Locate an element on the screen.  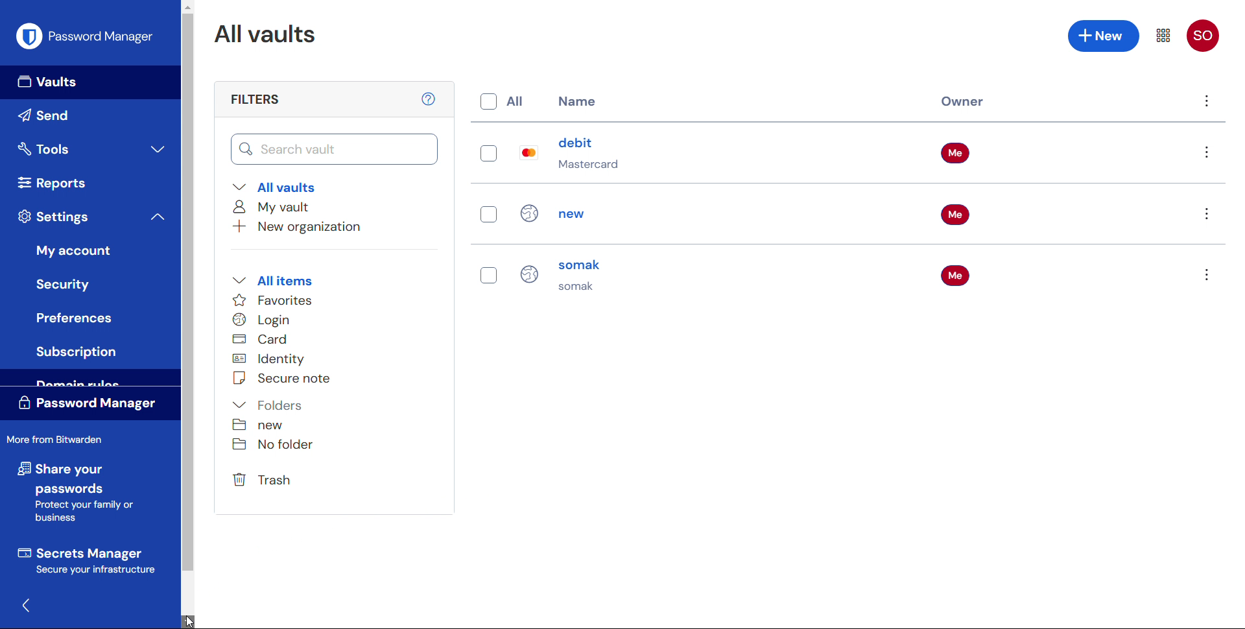
All items  is located at coordinates (272, 280).